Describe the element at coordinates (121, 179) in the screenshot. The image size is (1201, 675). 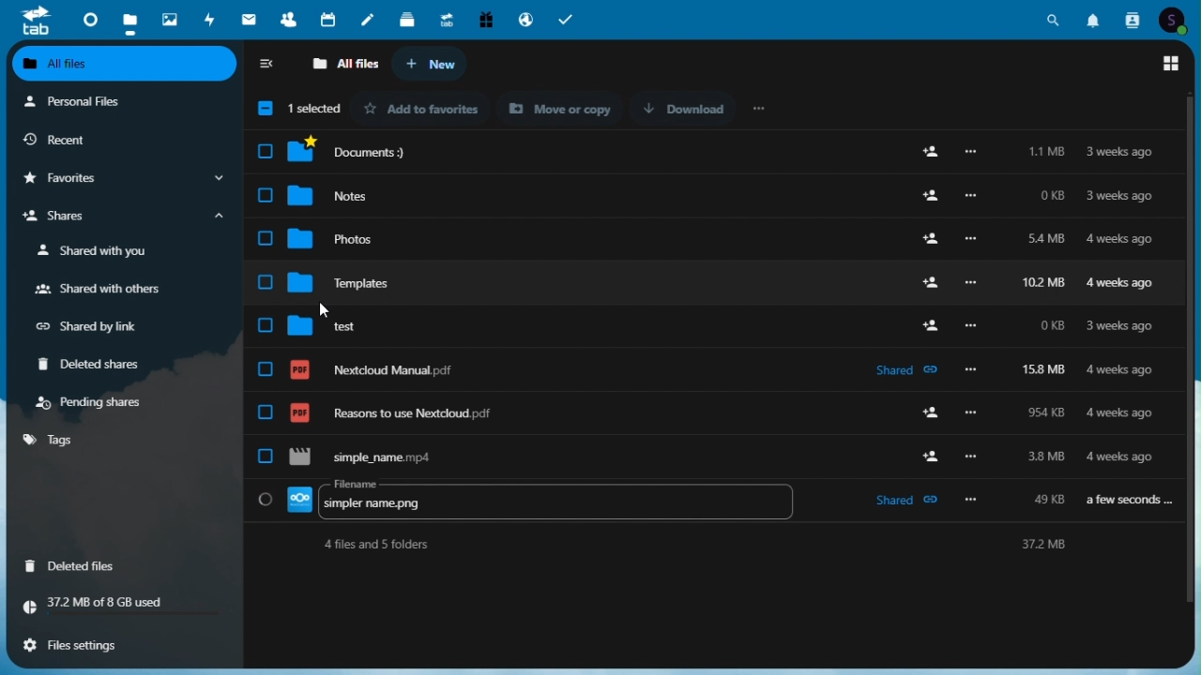
I see `favourites` at that location.